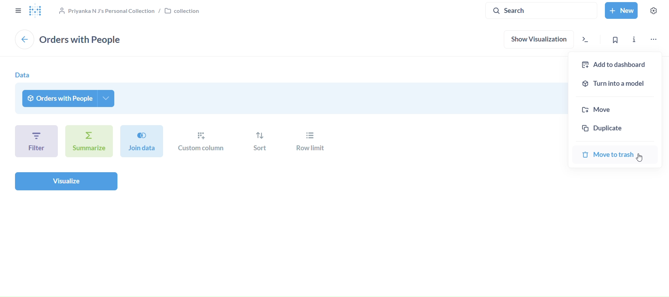 The width and height of the screenshot is (669, 297). What do you see at coordinates (38, 12) in the screenshot?
I see `logo` at bounding box center [38, 12].